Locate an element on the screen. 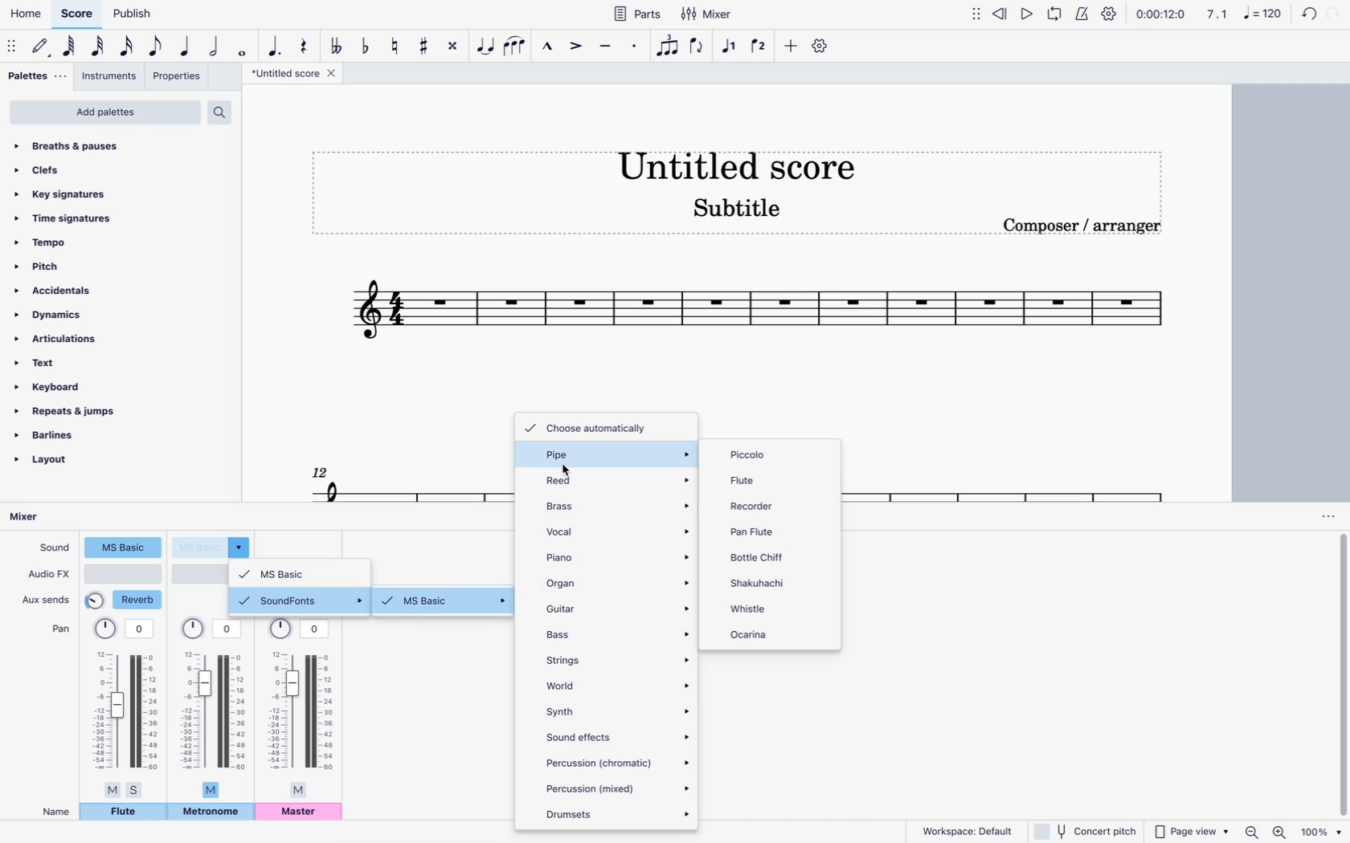  eight note is located at coordinates (157, 46).